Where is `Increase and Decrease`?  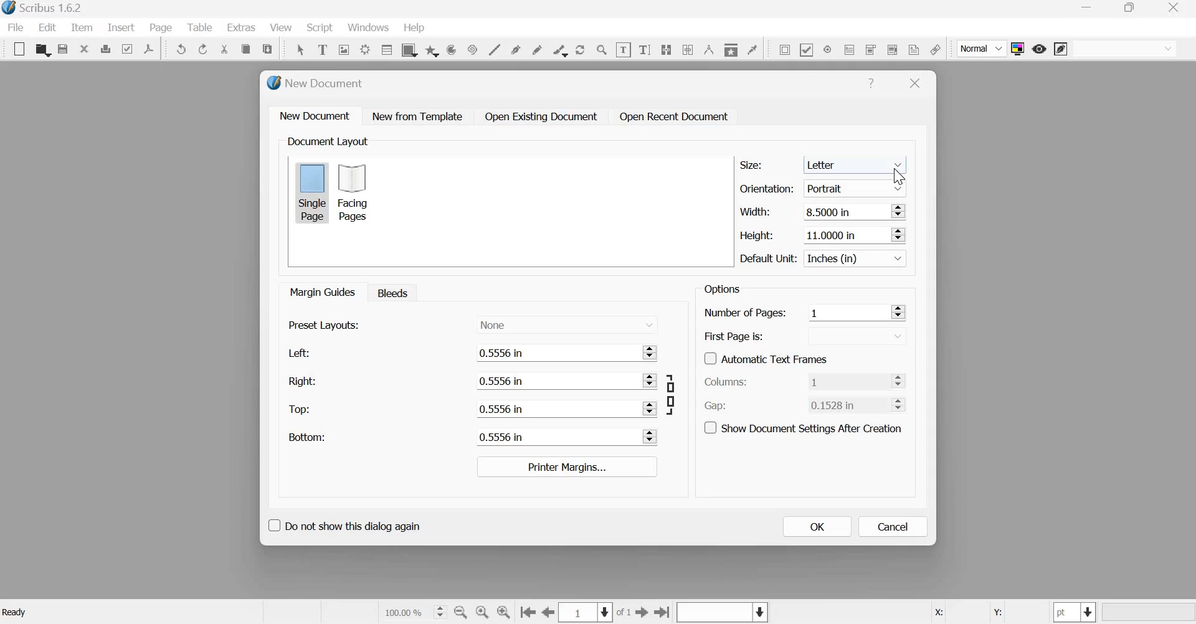 Increase and Decrease is located at coordinates (901, 404).